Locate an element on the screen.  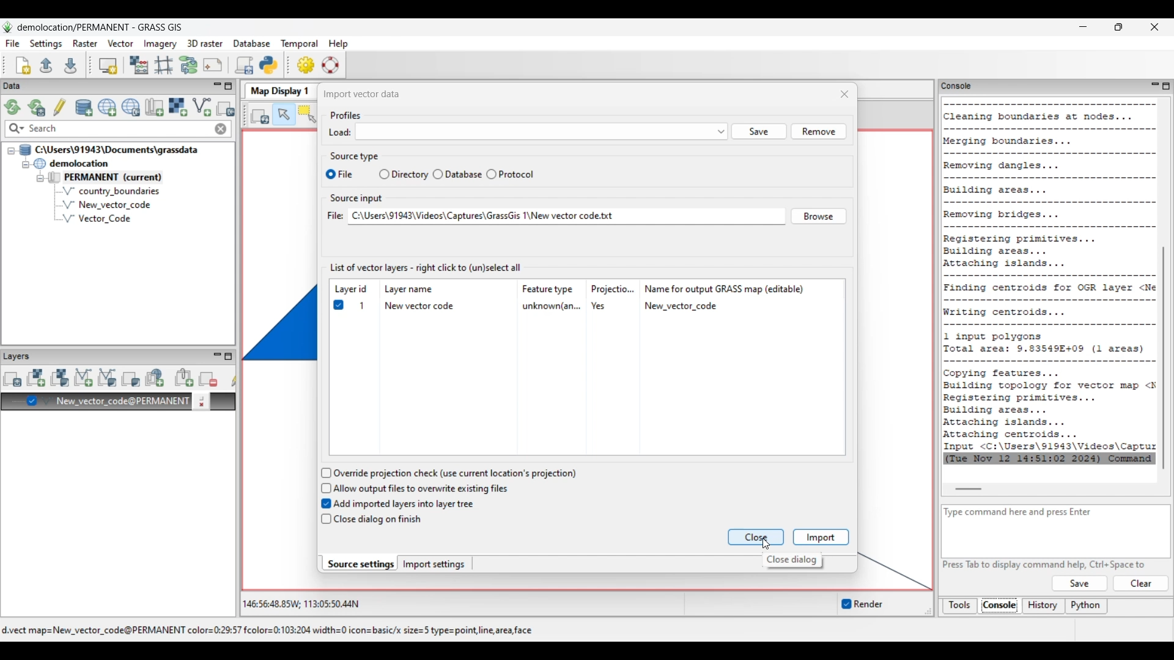
Profiles is located at coordinates (347, 114).